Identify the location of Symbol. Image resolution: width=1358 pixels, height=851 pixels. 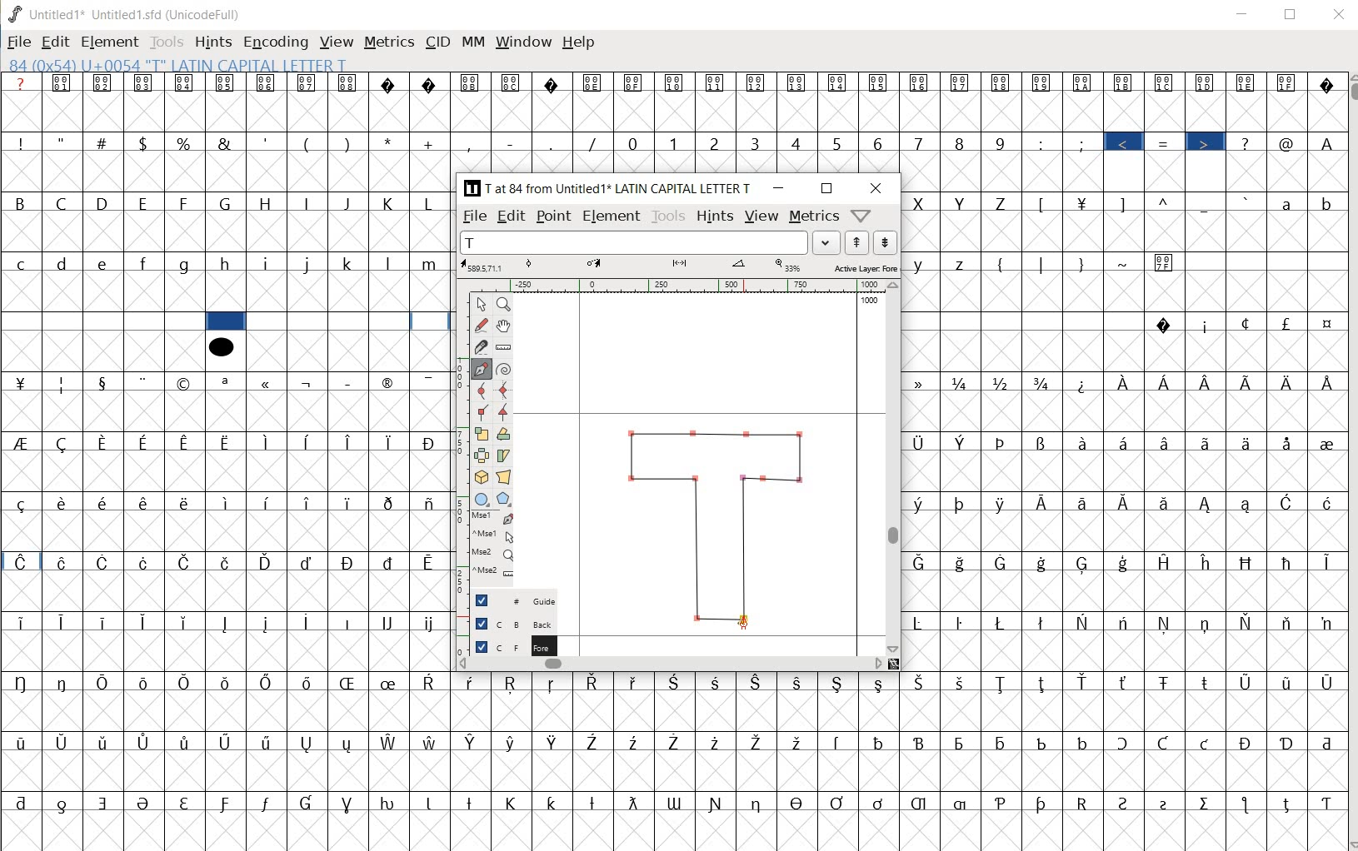
(1210, 563).